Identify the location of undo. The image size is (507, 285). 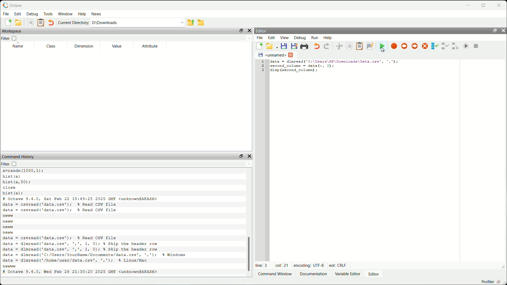
(316, 47).